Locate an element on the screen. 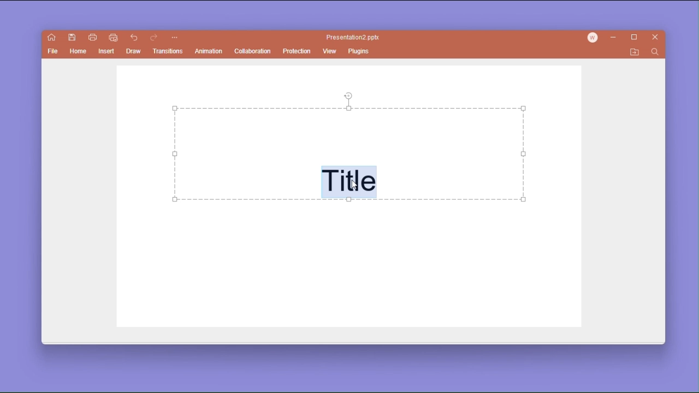  find is located at coordinates (654, 52).